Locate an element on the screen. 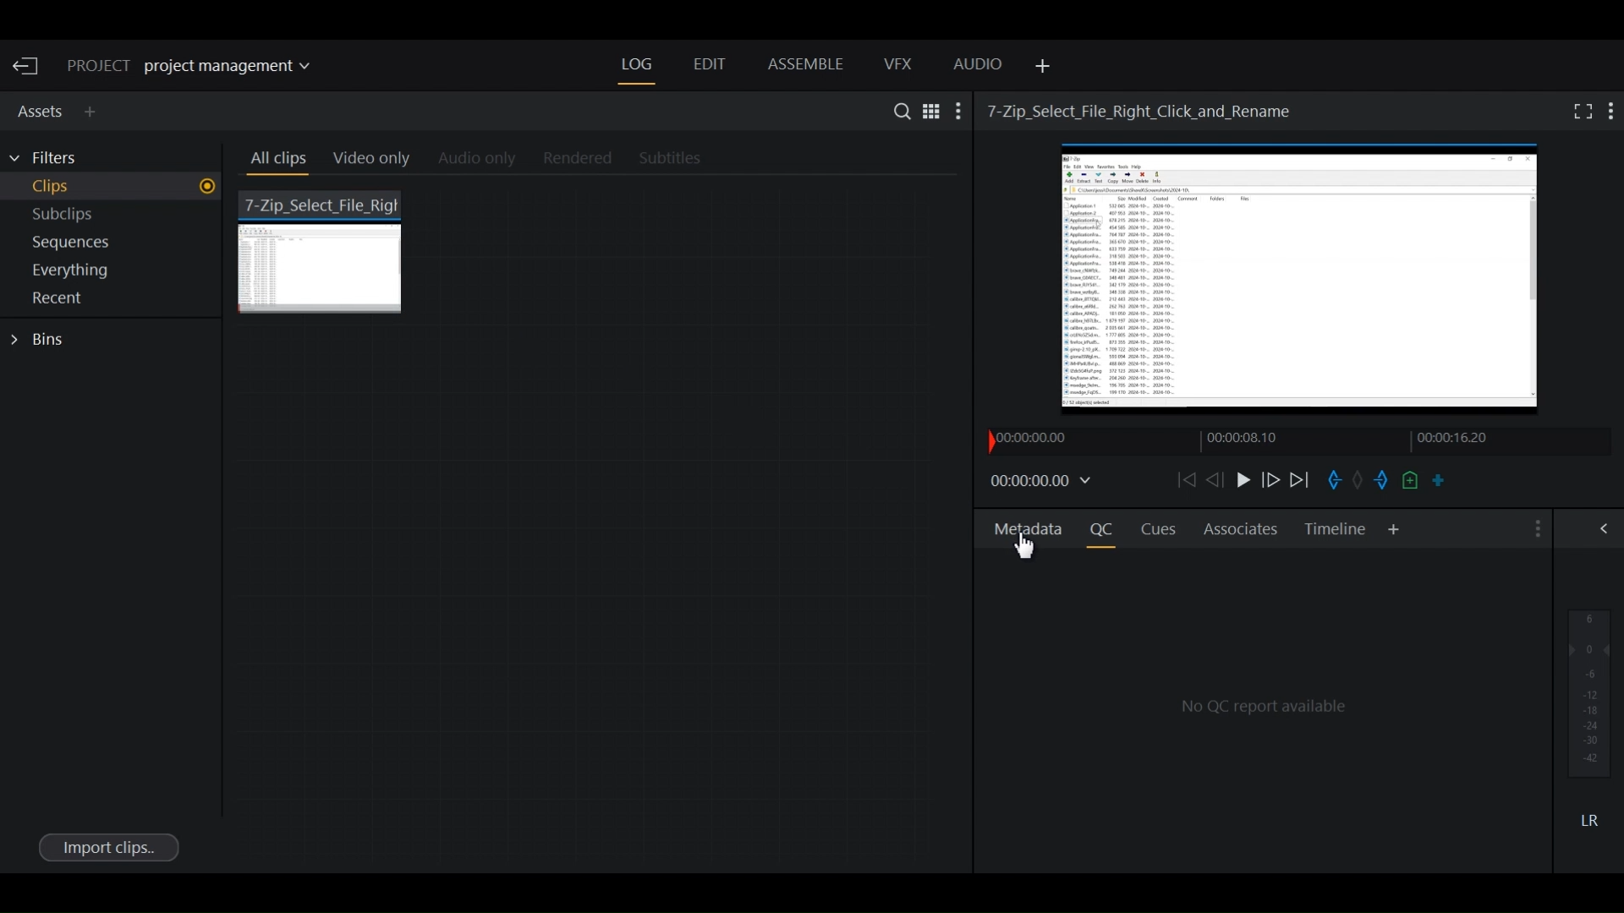 Image resolution: width=1624 pixels, height=913 pixels. Filters is located at coordinates (52, 158).